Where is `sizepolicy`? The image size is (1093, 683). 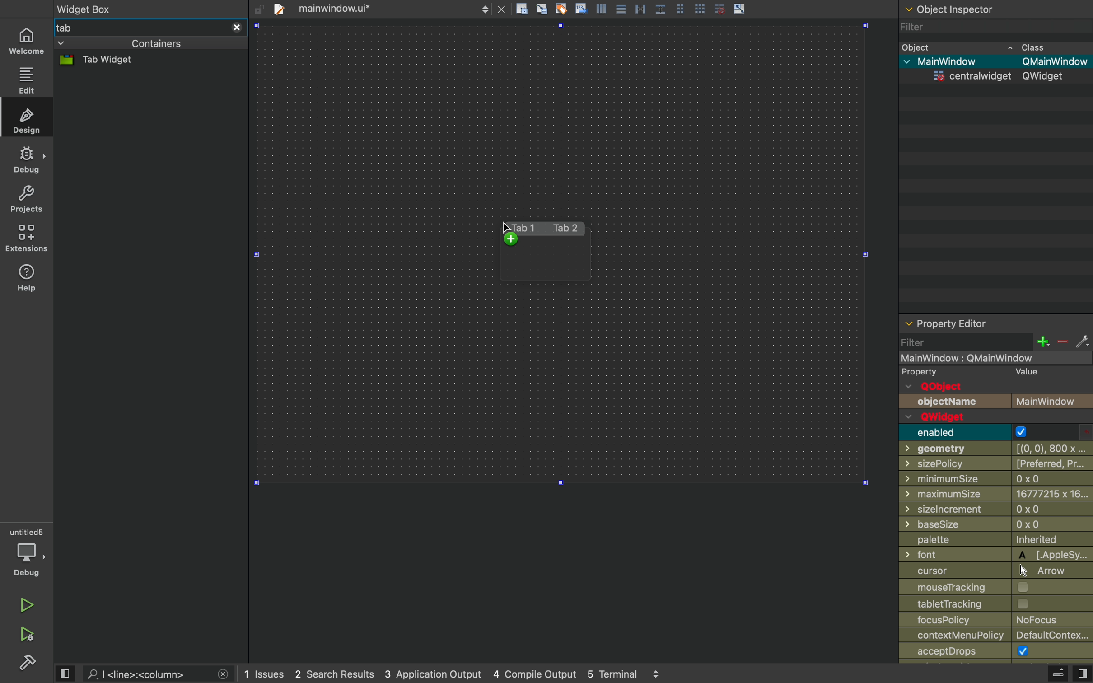 sizepolicy is located at coordinates (995, 465).